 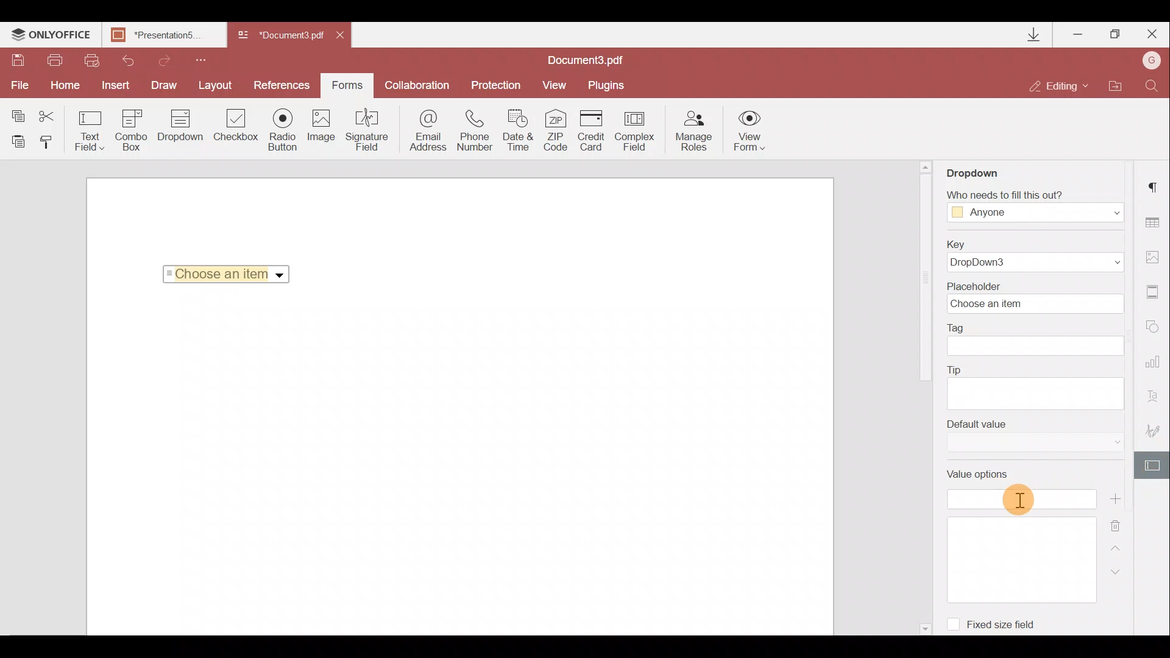 What do you see at coordinates (127, 61) in the screenshot?
I see `Undo` at bounding box center [127, 61].